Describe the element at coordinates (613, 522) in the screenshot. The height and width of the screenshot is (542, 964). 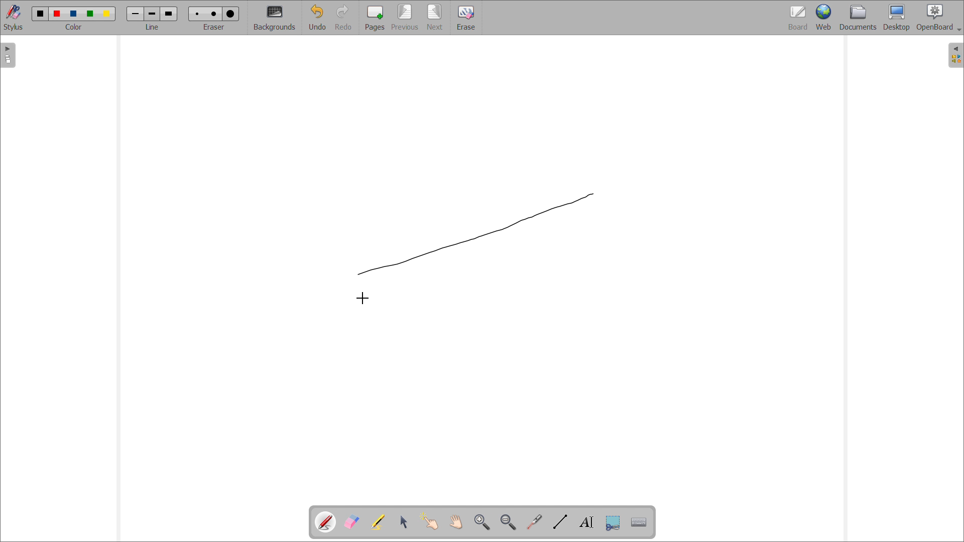
I see `capture part of the screen` at that location.